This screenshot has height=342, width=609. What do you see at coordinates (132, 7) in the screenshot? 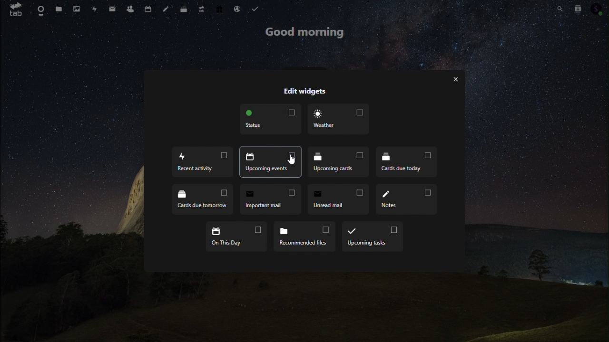
I see `Contacts` at bounding box center [132, 7].